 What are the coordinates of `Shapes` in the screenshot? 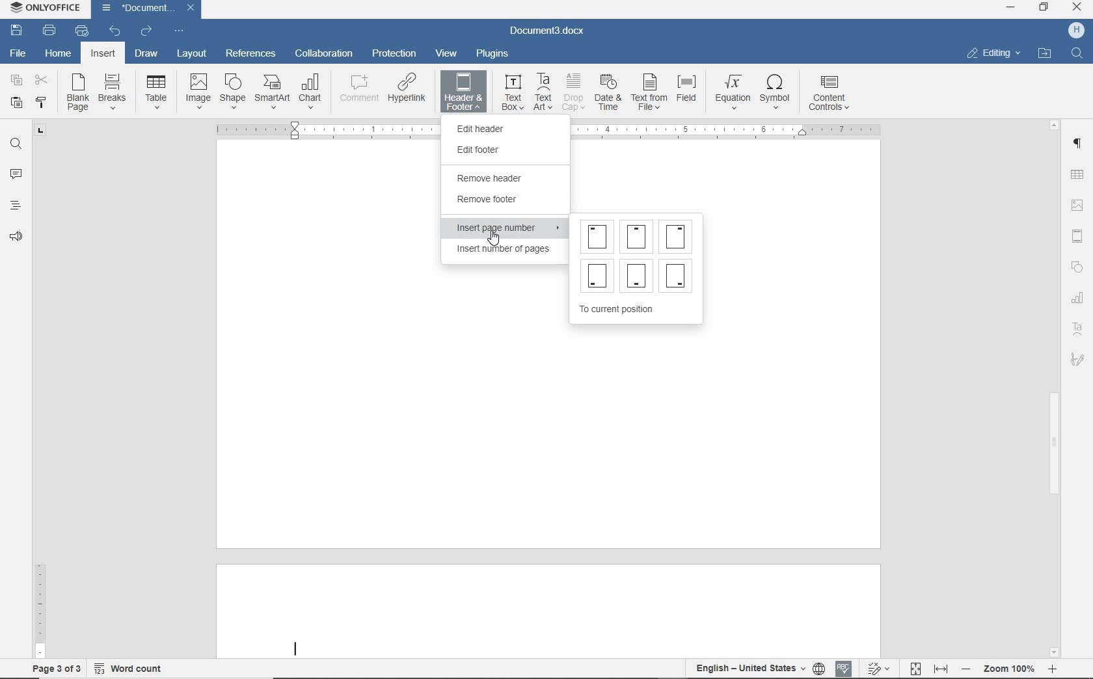 It's located at (1081, 268).